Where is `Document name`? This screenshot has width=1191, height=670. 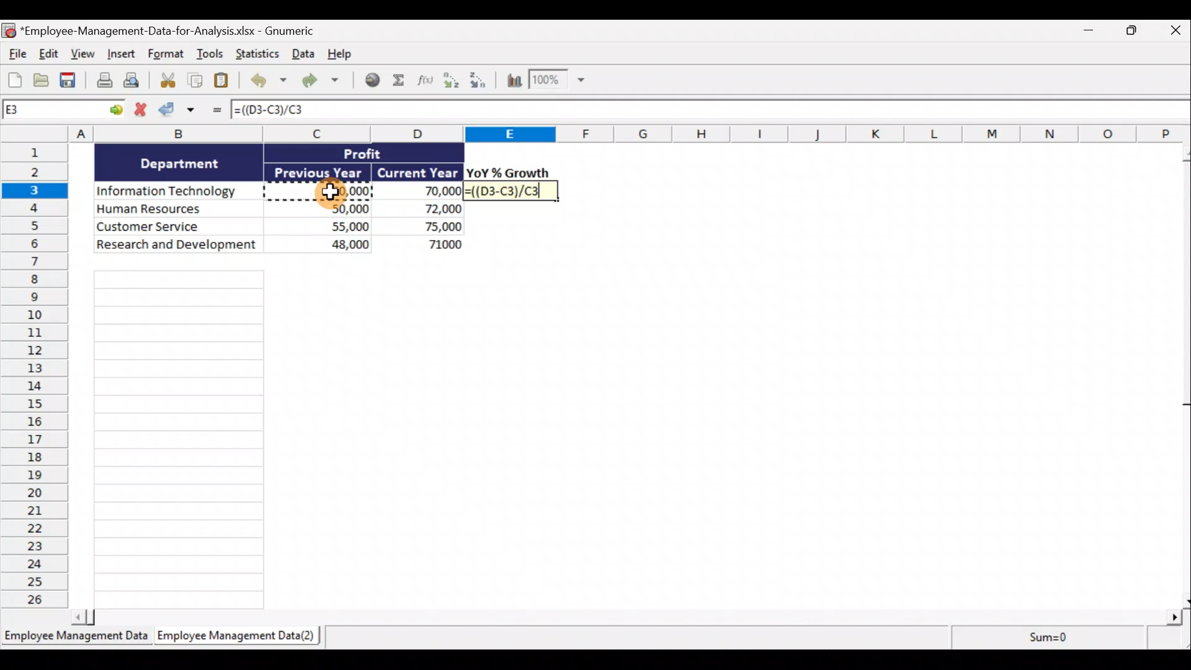 Document name is located at coordinates (170, 30).